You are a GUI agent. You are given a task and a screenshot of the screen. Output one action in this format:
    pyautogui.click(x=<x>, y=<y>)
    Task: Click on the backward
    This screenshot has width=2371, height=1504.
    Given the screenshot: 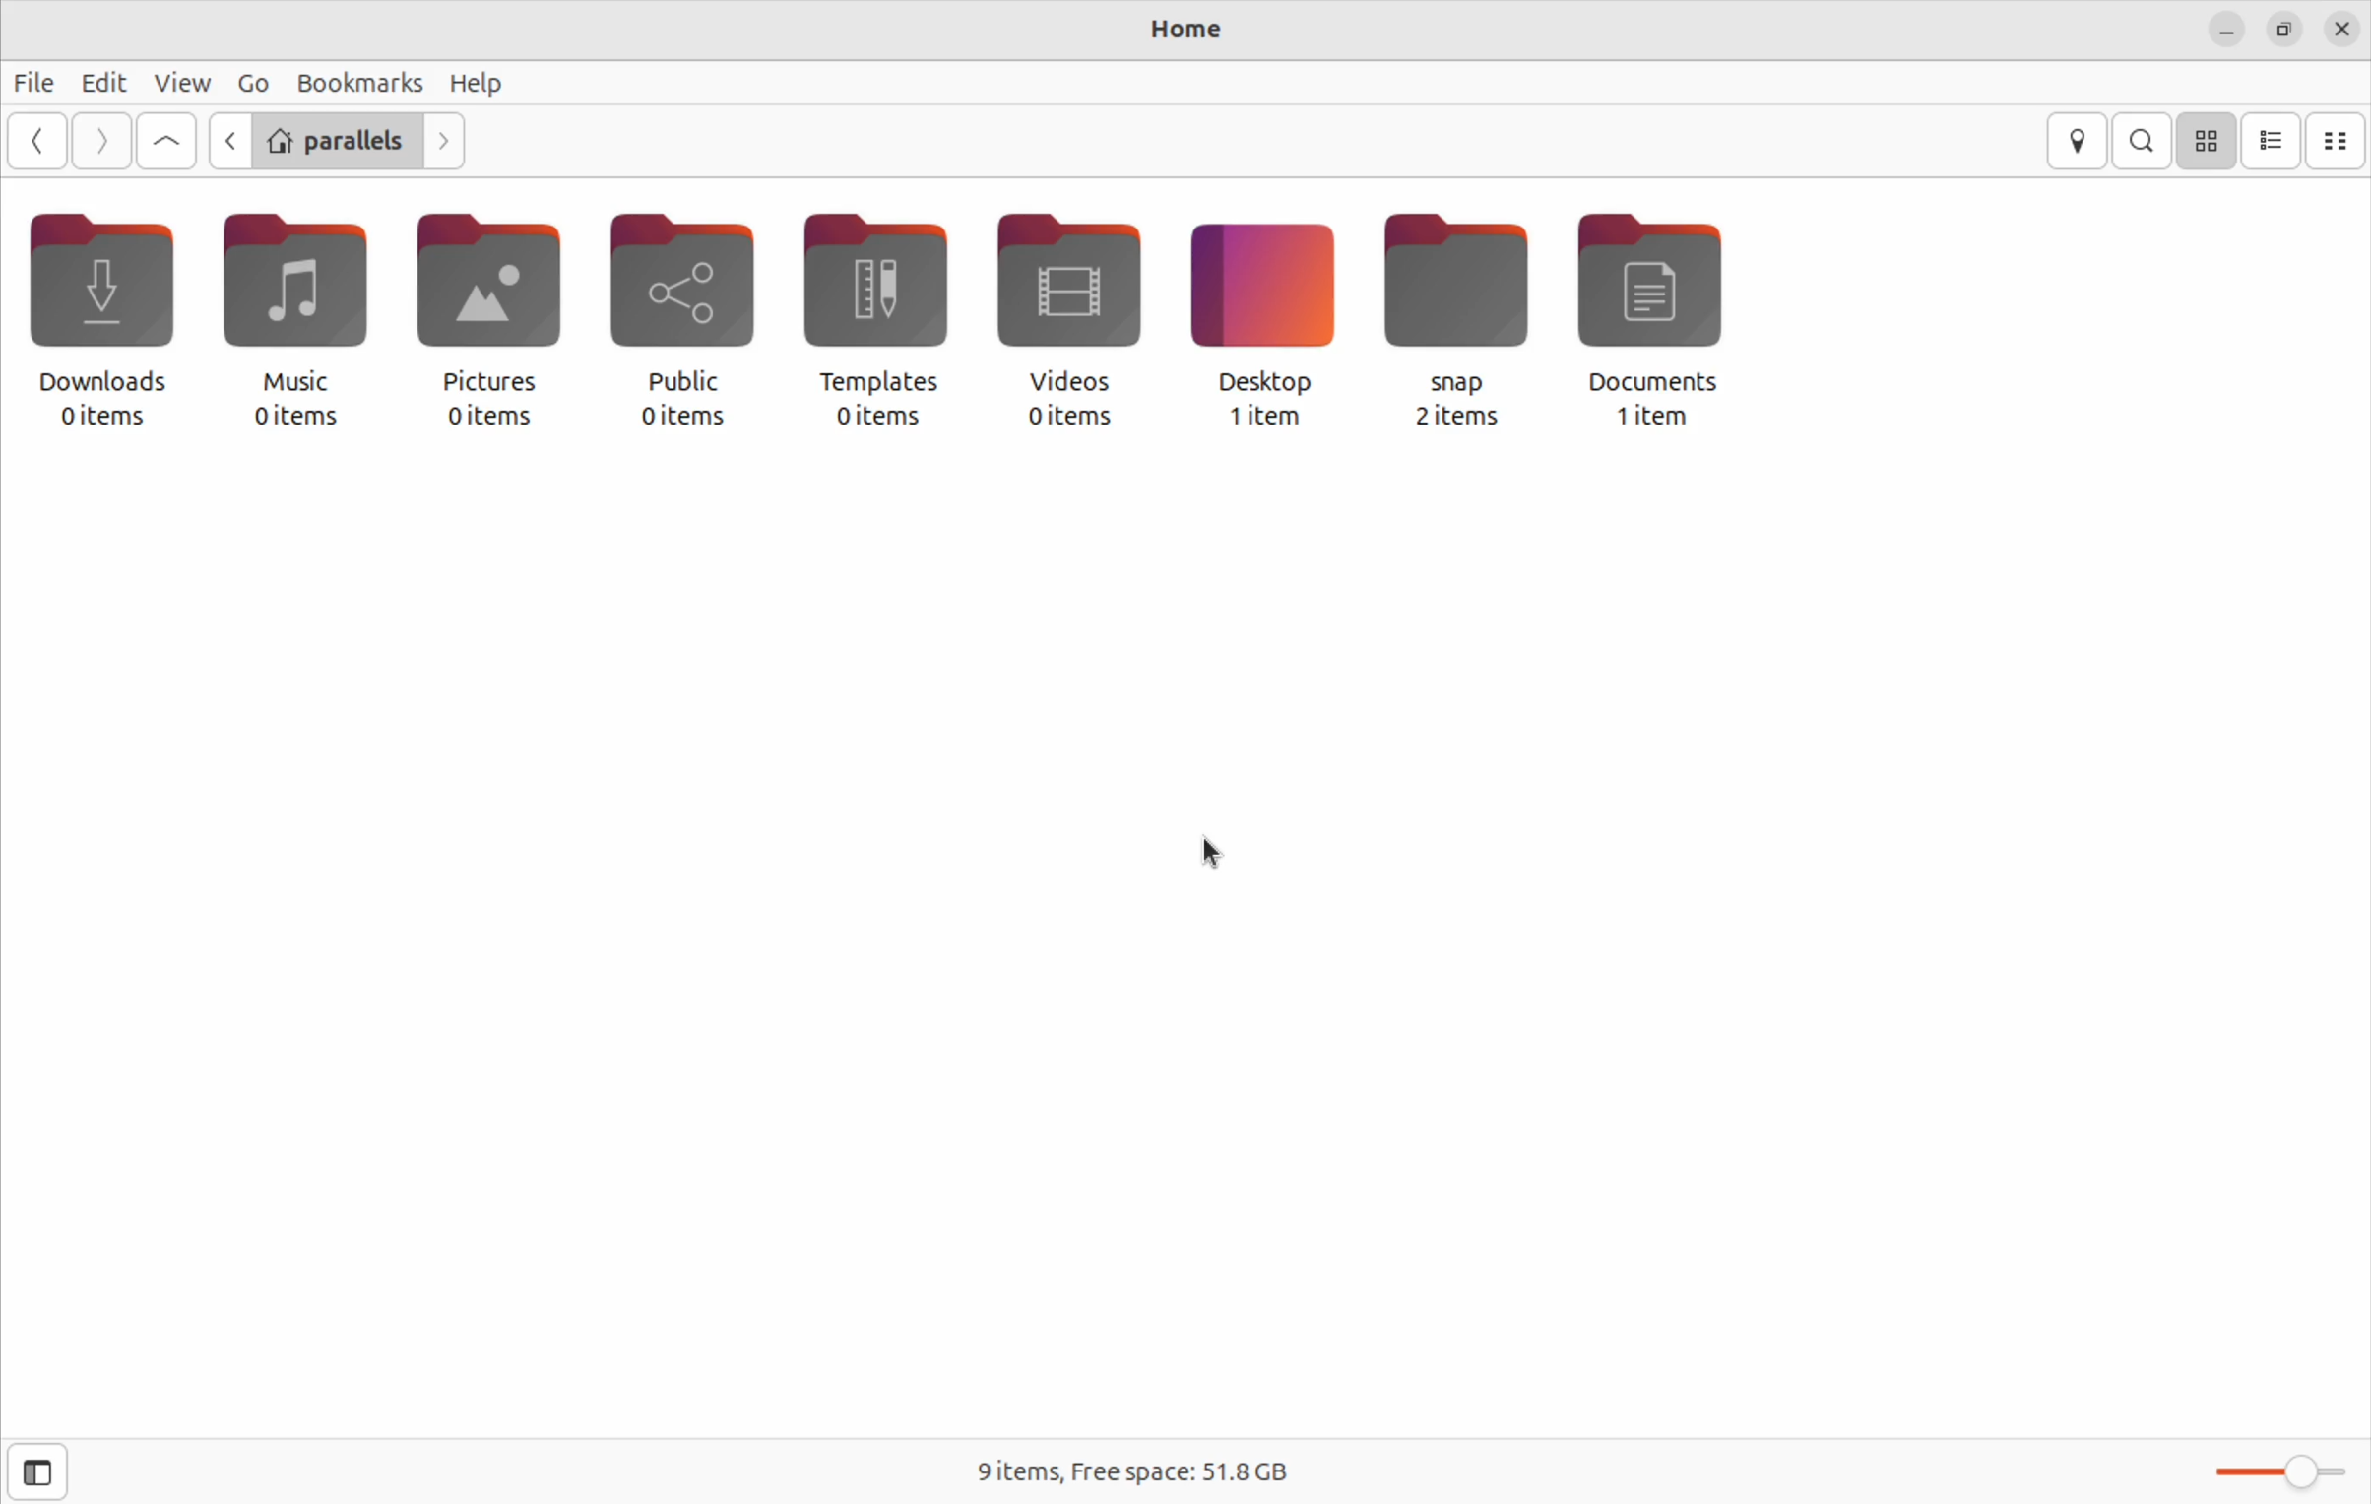 What is the action you would take?
    pyautogui.click(x=227, y=141)
    